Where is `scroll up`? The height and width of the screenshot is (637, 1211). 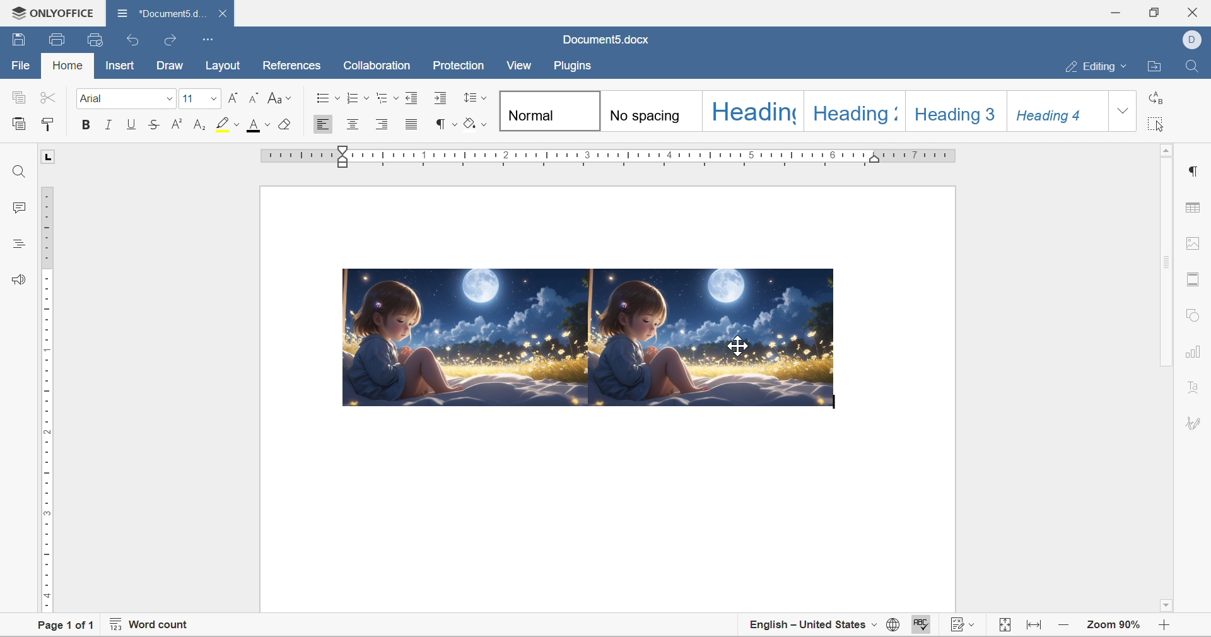
scroll up is located at coordinates (1169, 149).